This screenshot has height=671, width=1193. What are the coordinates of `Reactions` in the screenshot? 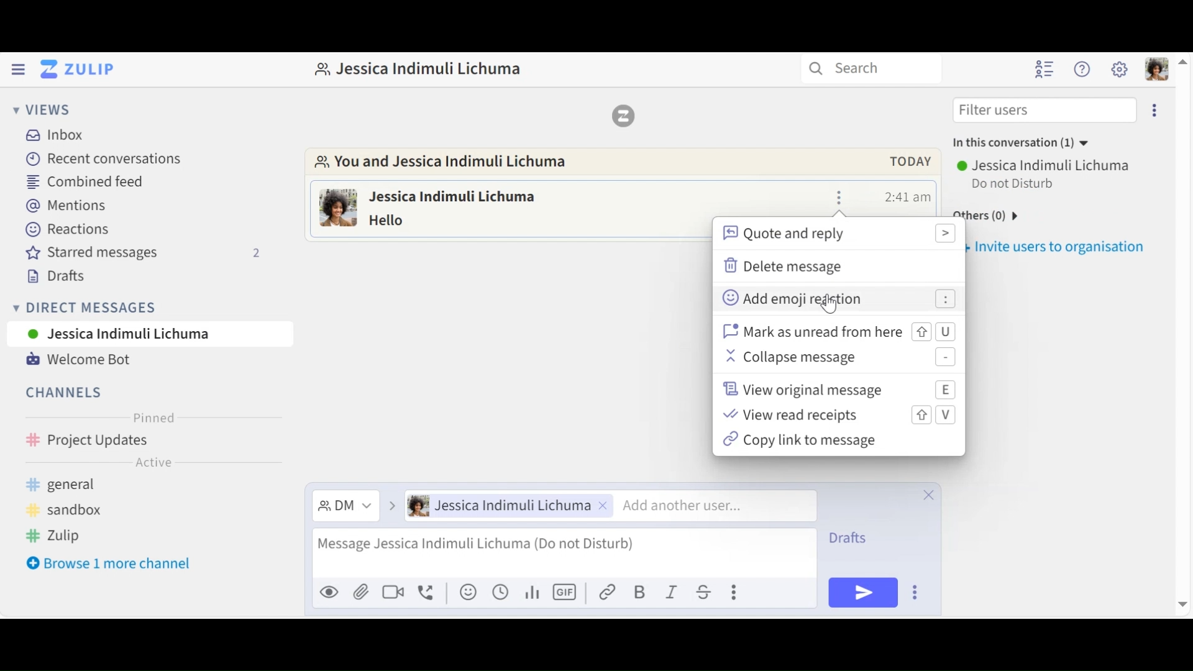 It's located at (65, 230).